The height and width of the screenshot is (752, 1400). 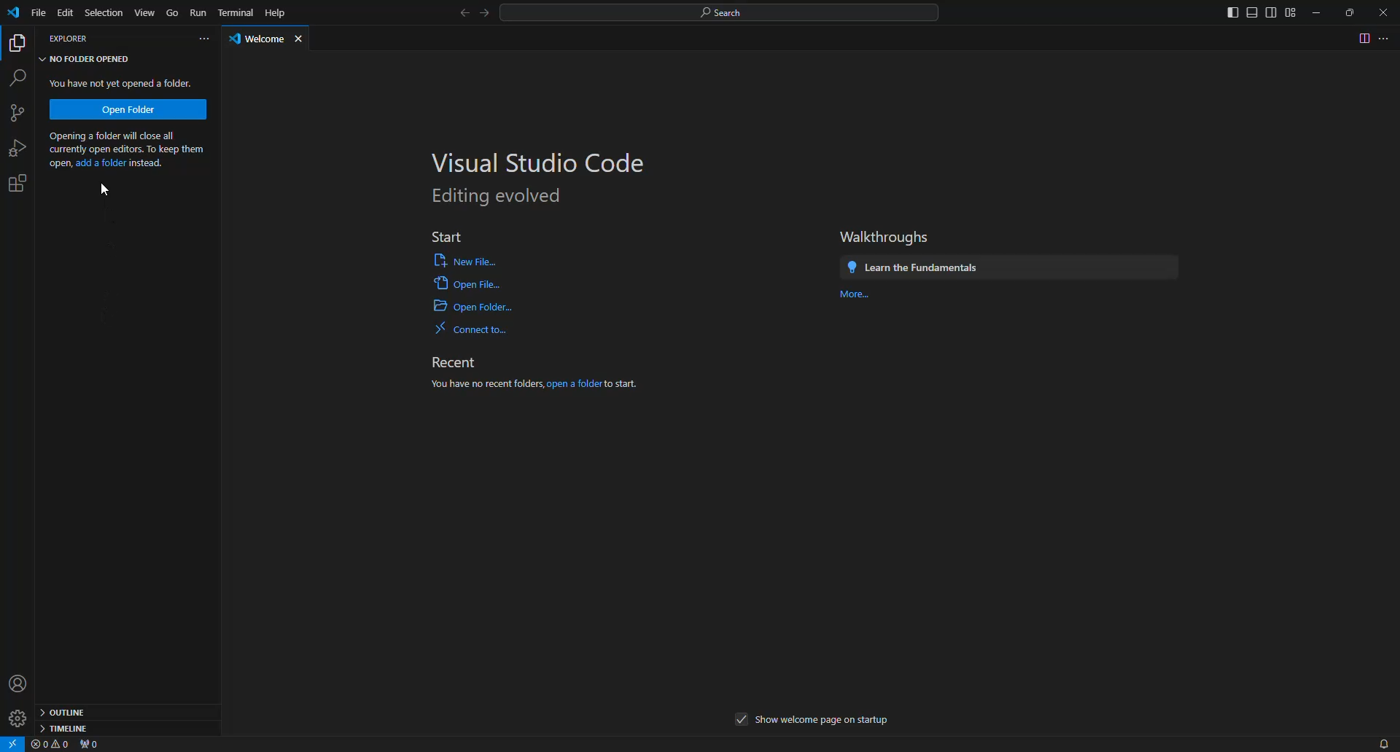 What do you see at coordinates (67, 710) in the screenshot?
I see `outline` at bounding box center [67, 710].